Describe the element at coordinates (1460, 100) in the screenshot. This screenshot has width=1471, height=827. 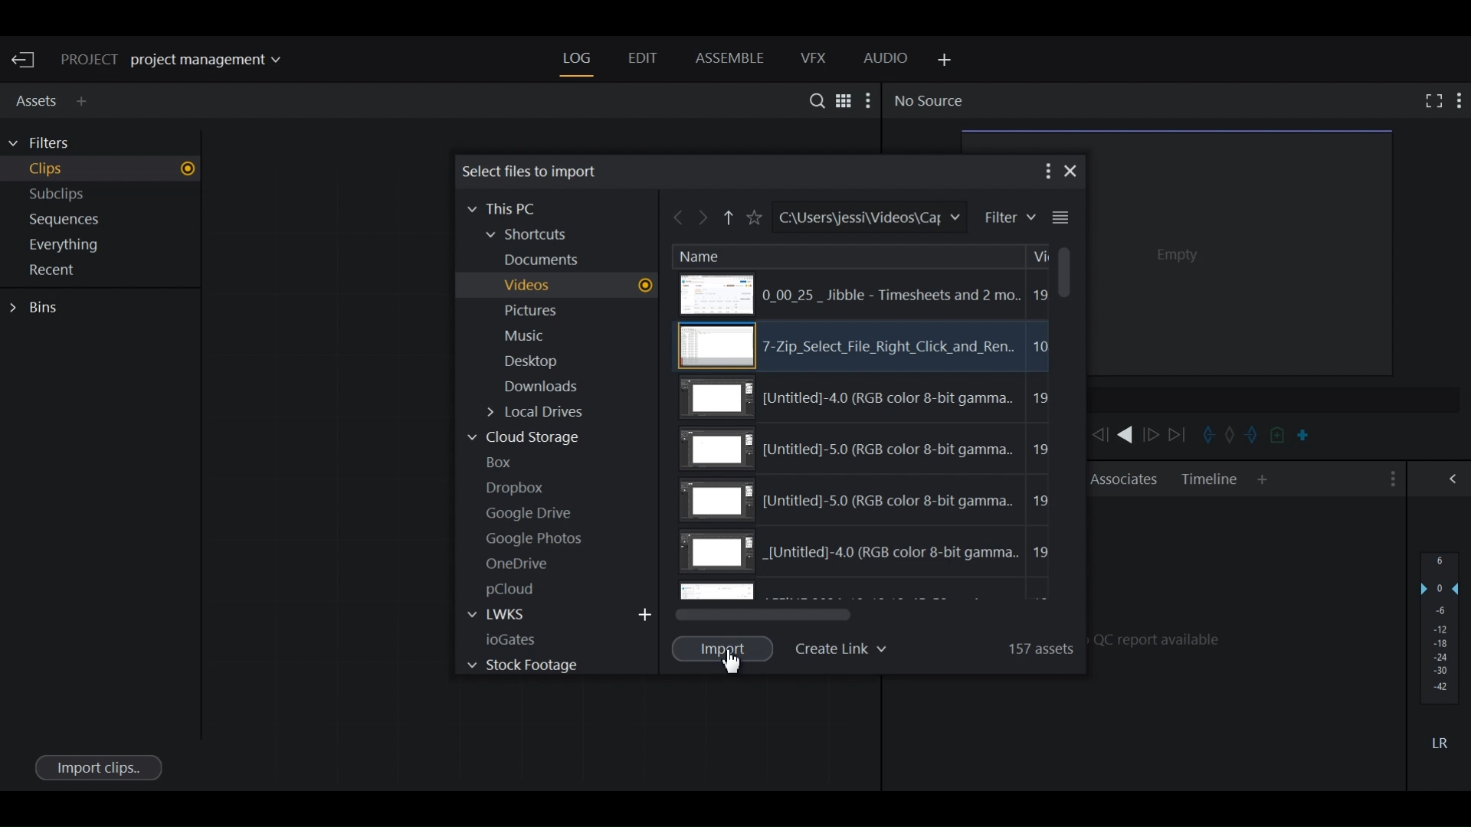
I see `Show settings menu` at that location.